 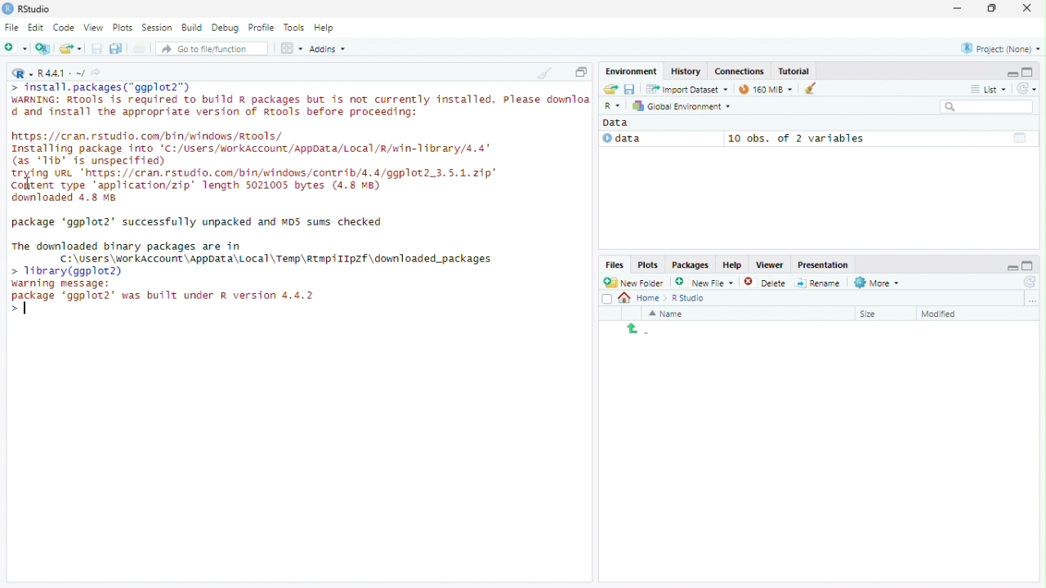 I want to click on Currently selected project - None, so click(x=999, y=47).